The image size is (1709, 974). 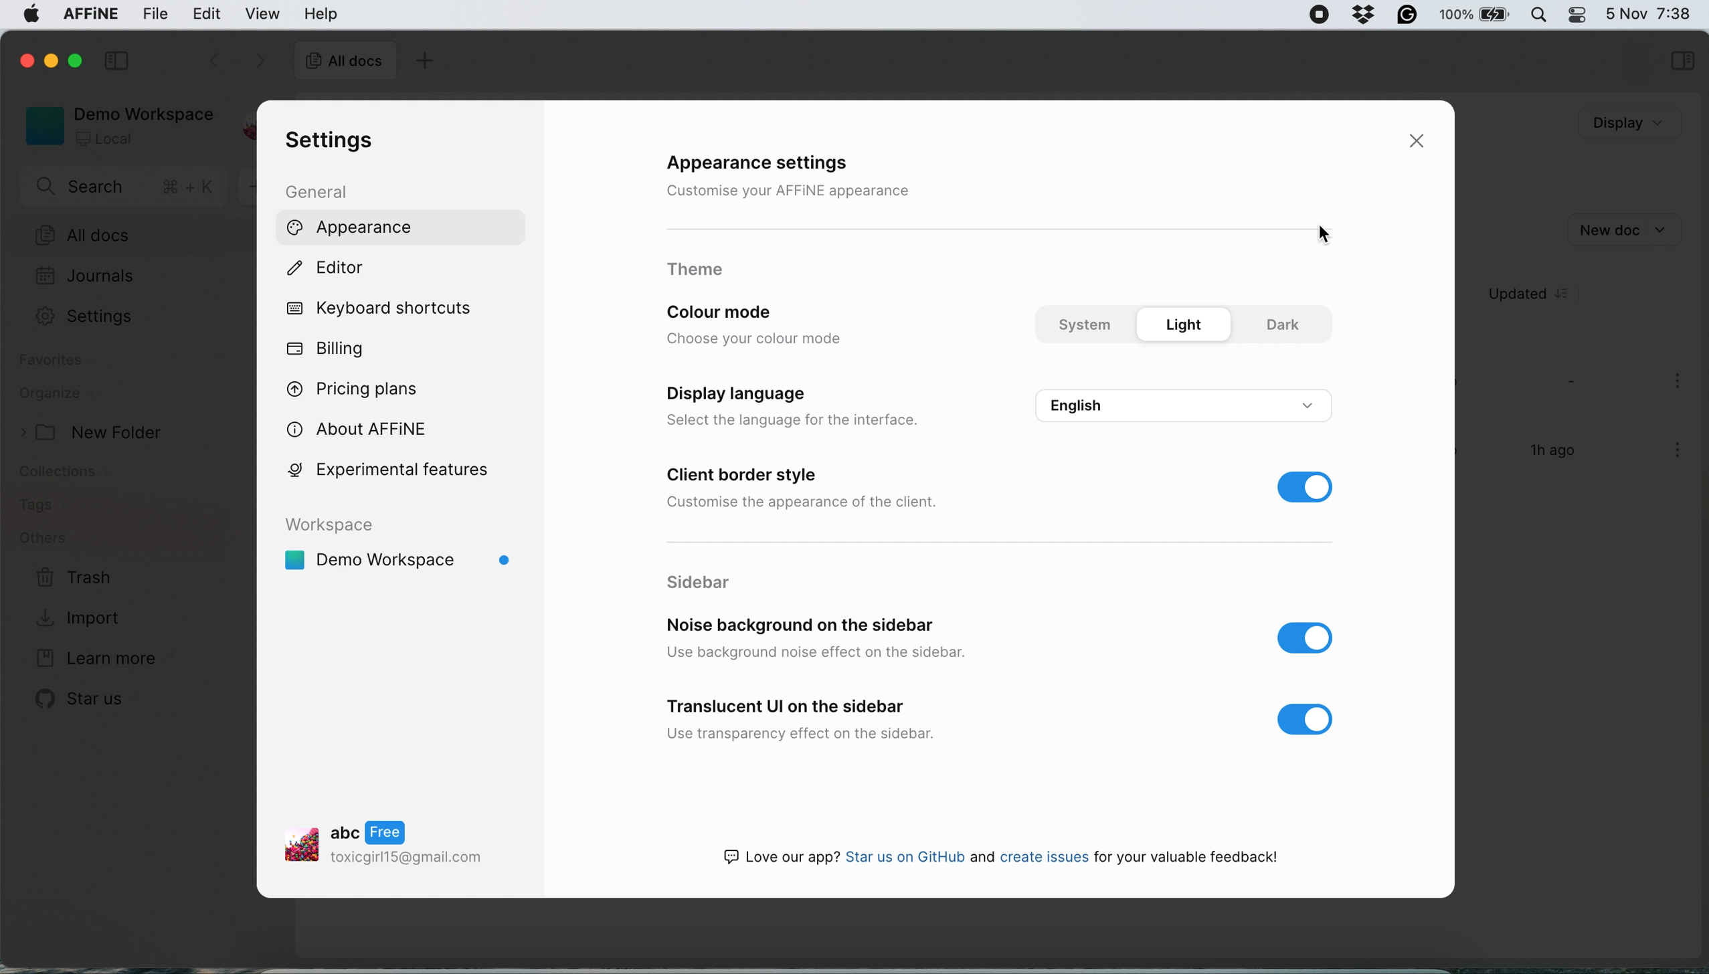 What do you see at coordinates (723, 584) in the screenshot?
I see `sidebar` at bounding box center [723, 584].